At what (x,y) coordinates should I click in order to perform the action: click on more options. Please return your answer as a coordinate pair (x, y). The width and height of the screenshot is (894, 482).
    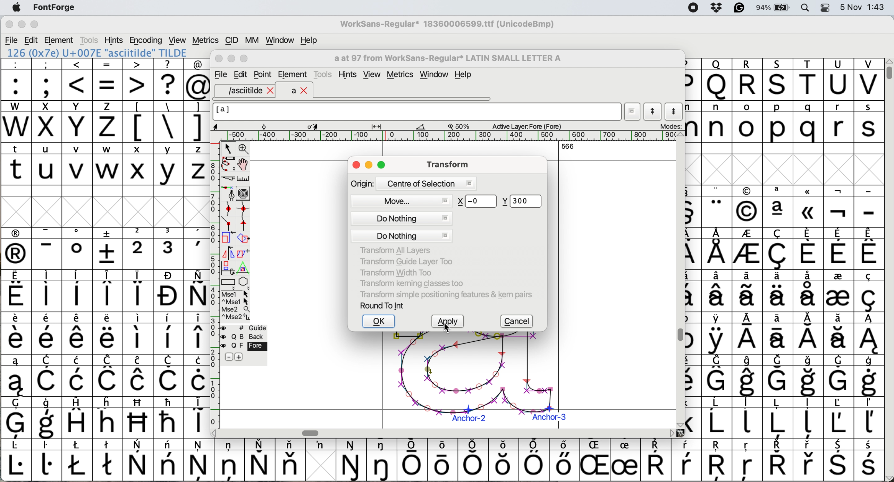
    Looking at the image, I should click on (236, 305).